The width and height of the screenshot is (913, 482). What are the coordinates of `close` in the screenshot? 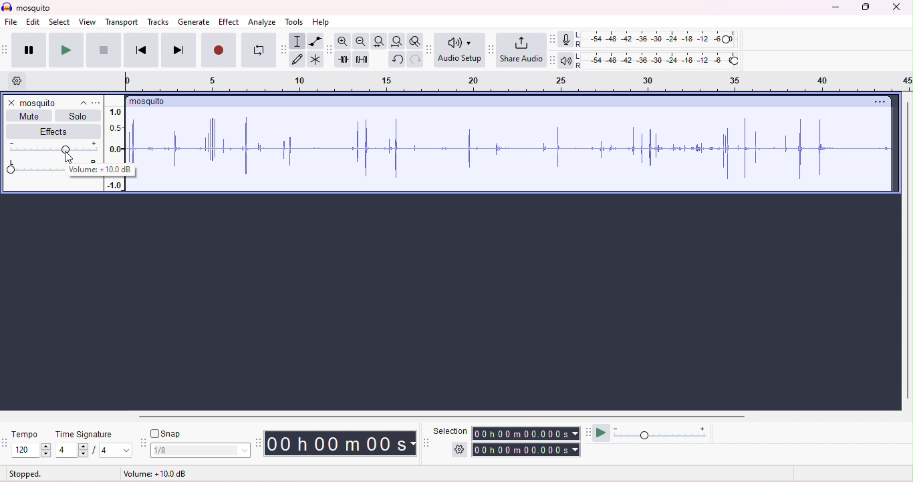 It's located at (11, 102).